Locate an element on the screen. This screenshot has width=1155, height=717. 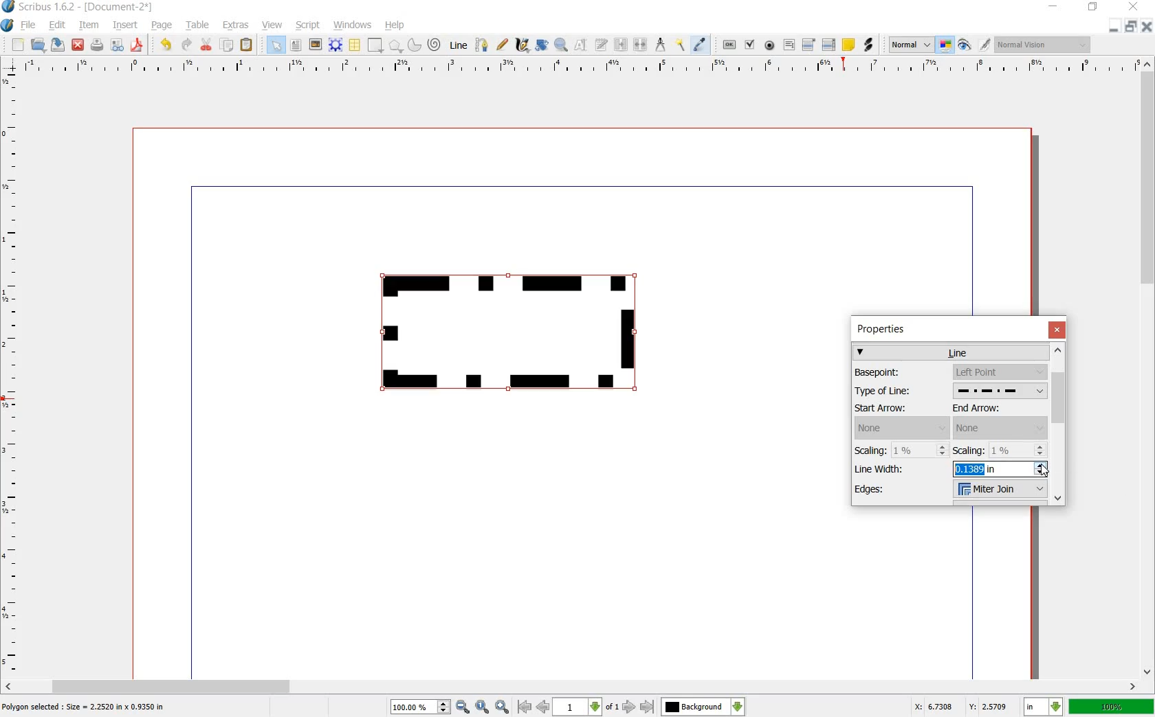
WINDOWS is located at coordinates (353, 25).